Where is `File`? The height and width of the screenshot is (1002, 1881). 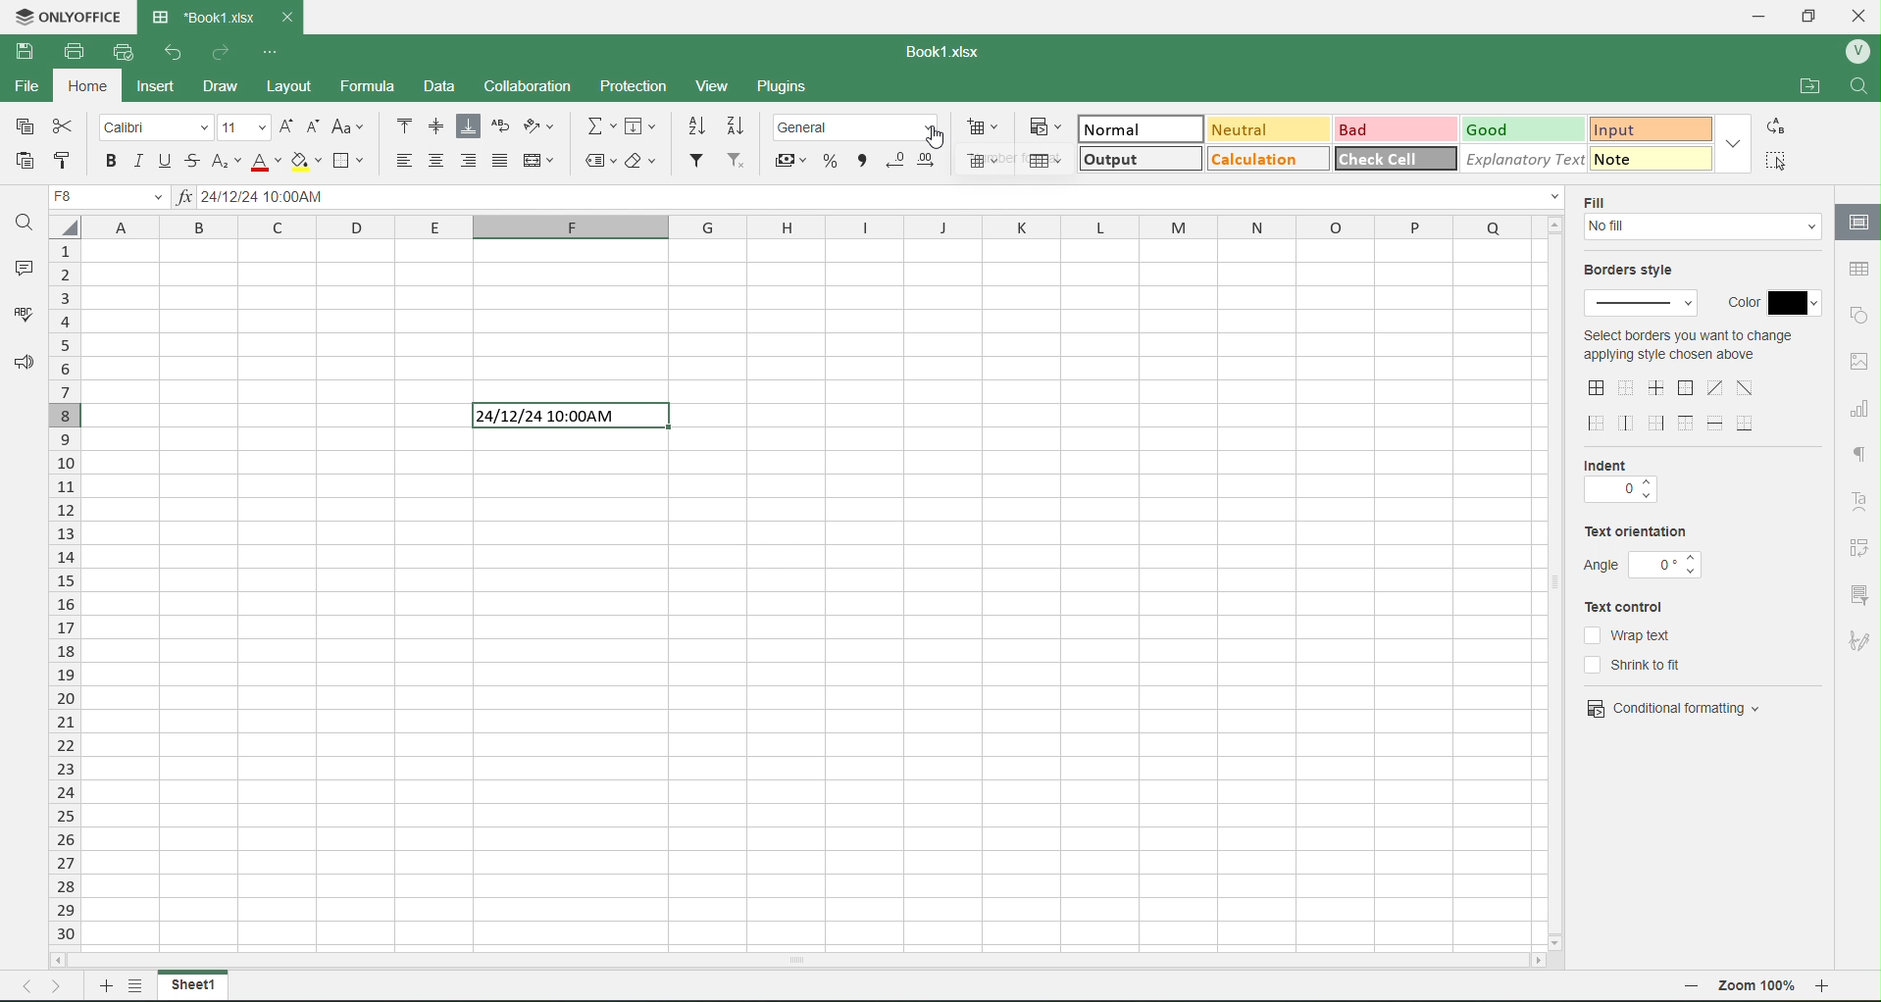
File is located at coordinates (30, 90).